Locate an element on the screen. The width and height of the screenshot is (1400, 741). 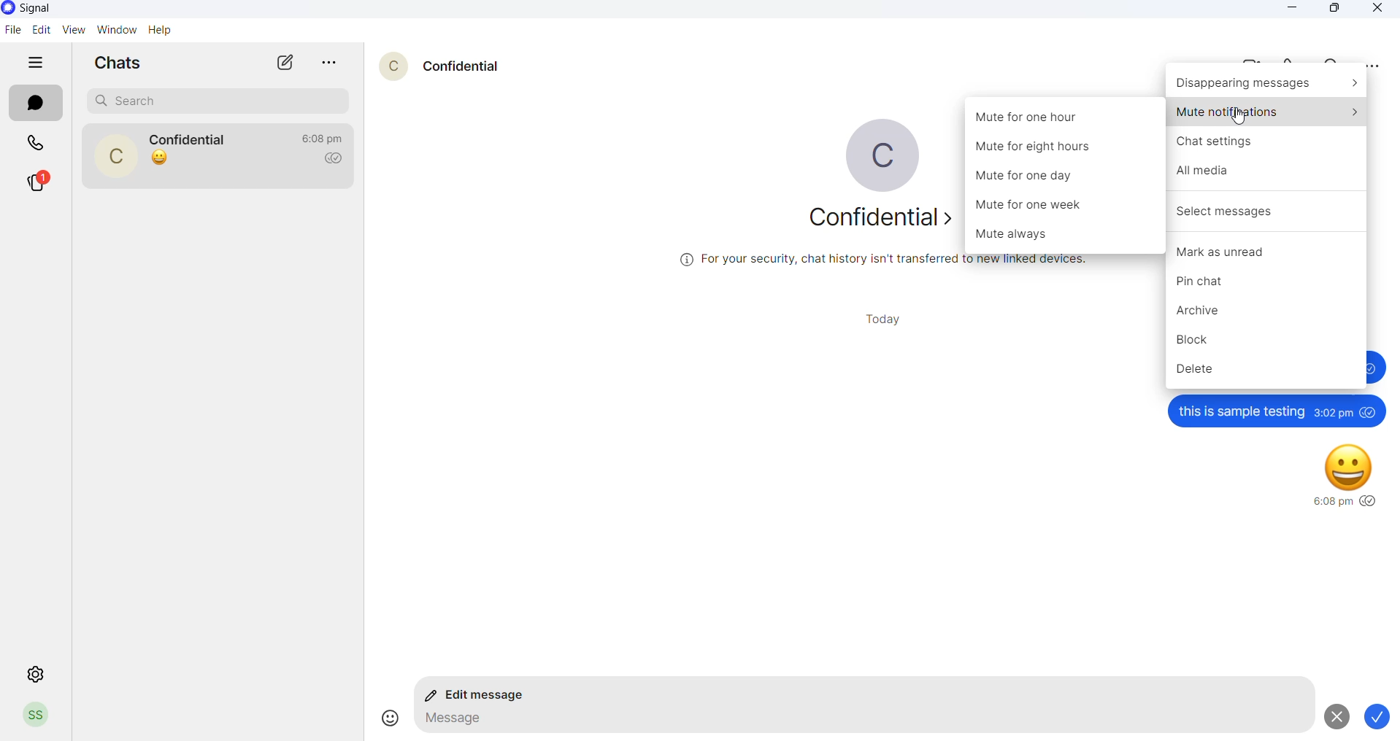
video call is located at coordinates (1244, 59).